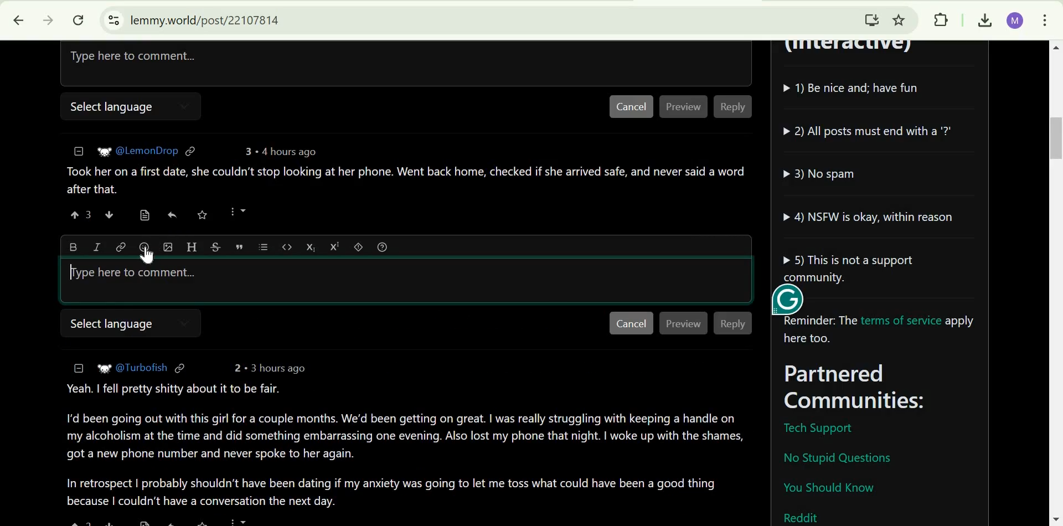  Describe the element at coordinates (148, 256) in the screenshot. I see `cursor` at that location.